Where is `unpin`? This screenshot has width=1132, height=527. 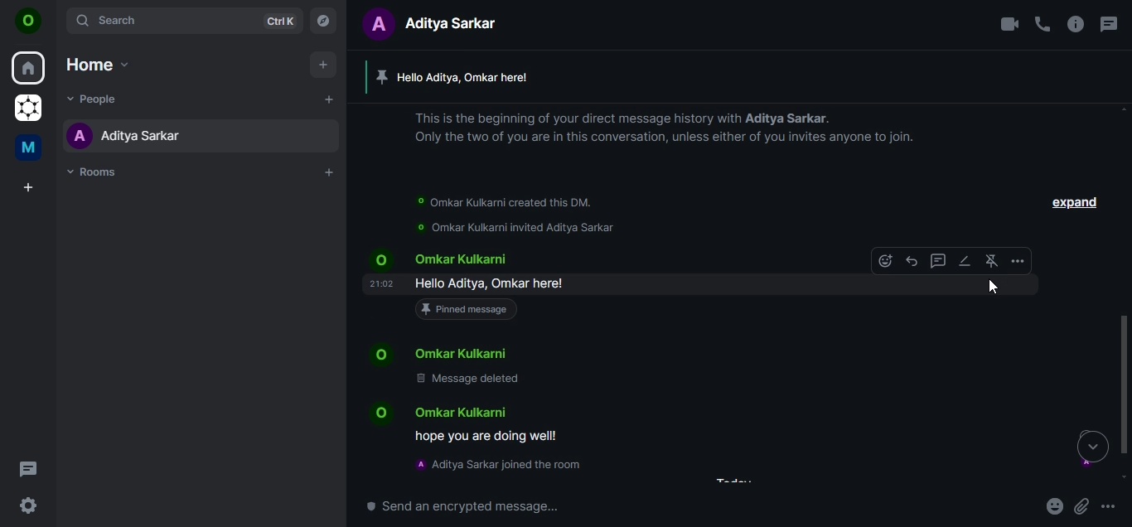
unpin is located at coordinates (992, 262).